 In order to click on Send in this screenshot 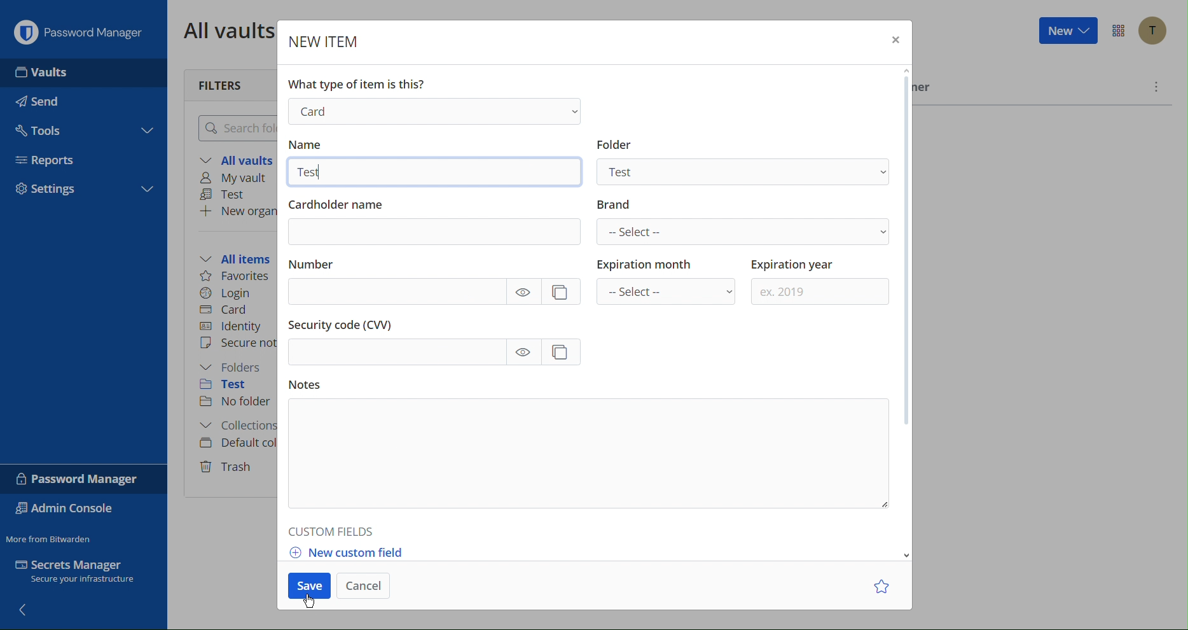, I will do `click(43, 103)`.